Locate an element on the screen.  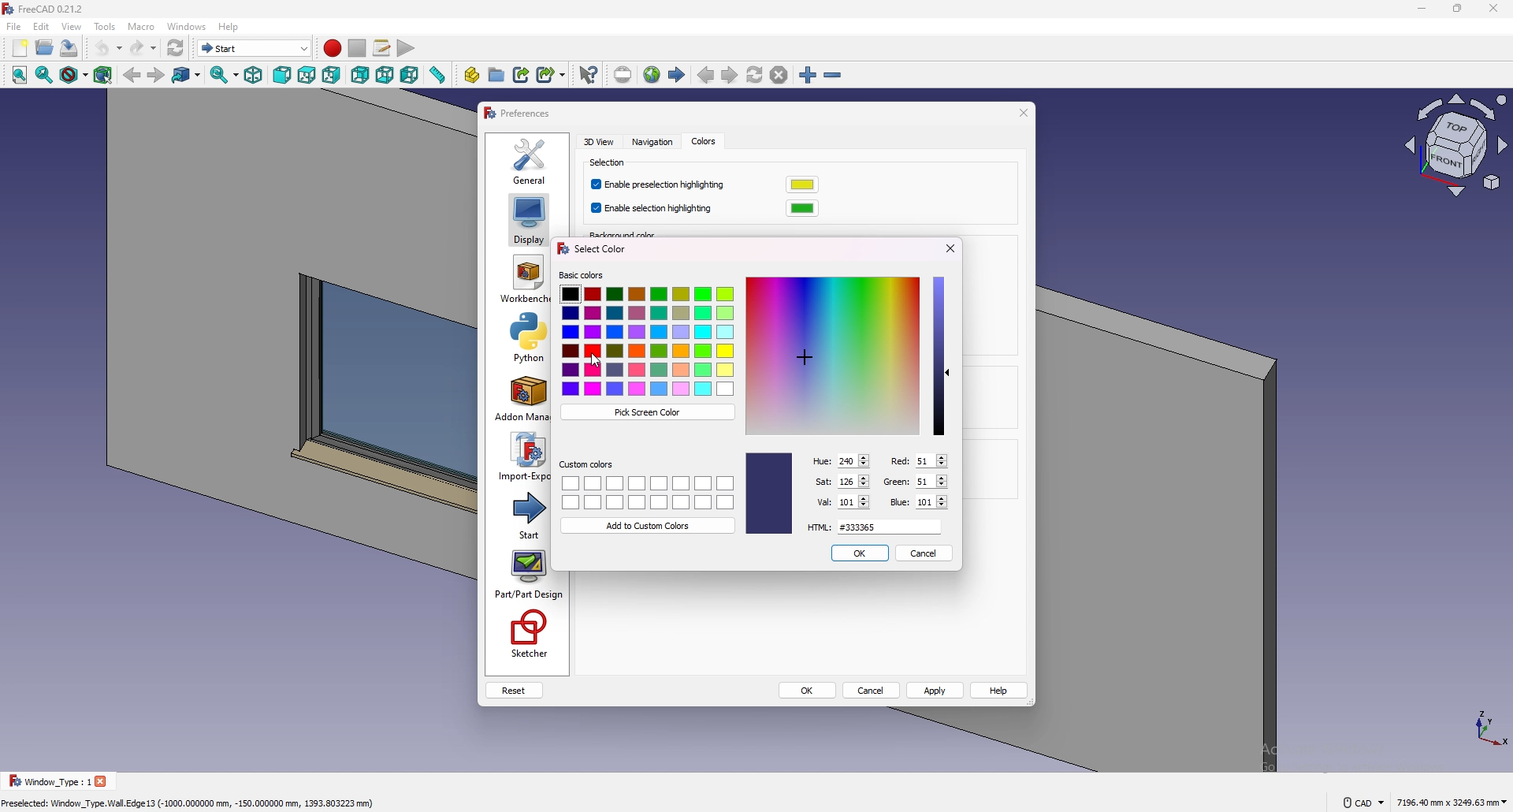
51  is located at coordinates (930, 460).